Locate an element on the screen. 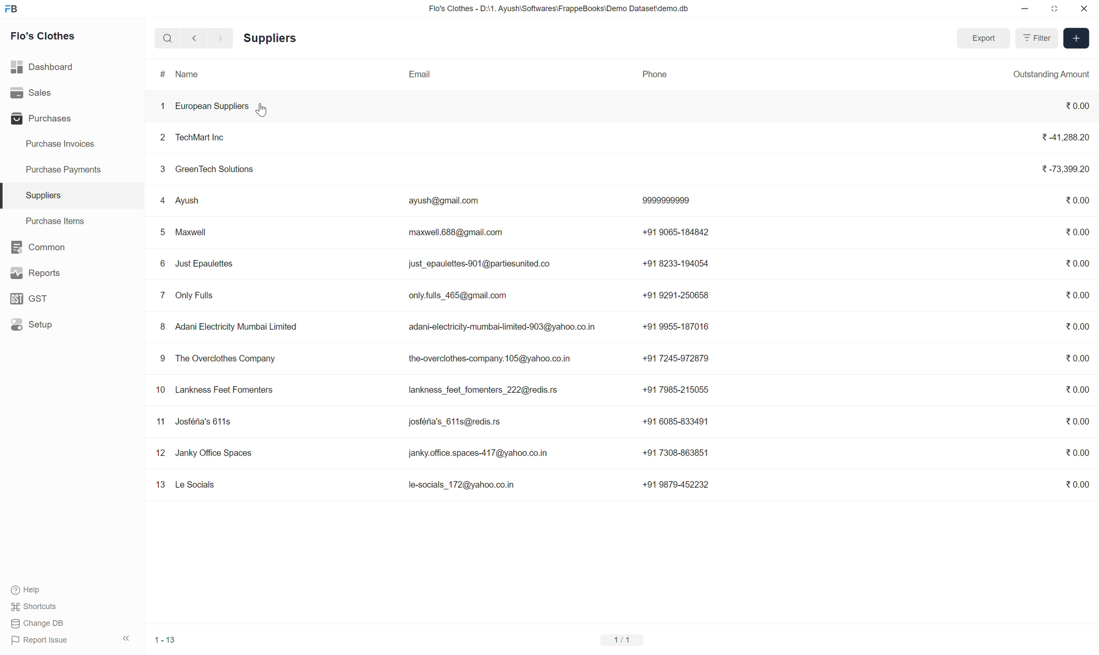 This screenshot has width=1099, height=655. GreenTech Solutions is located at coordinates (222, 169).